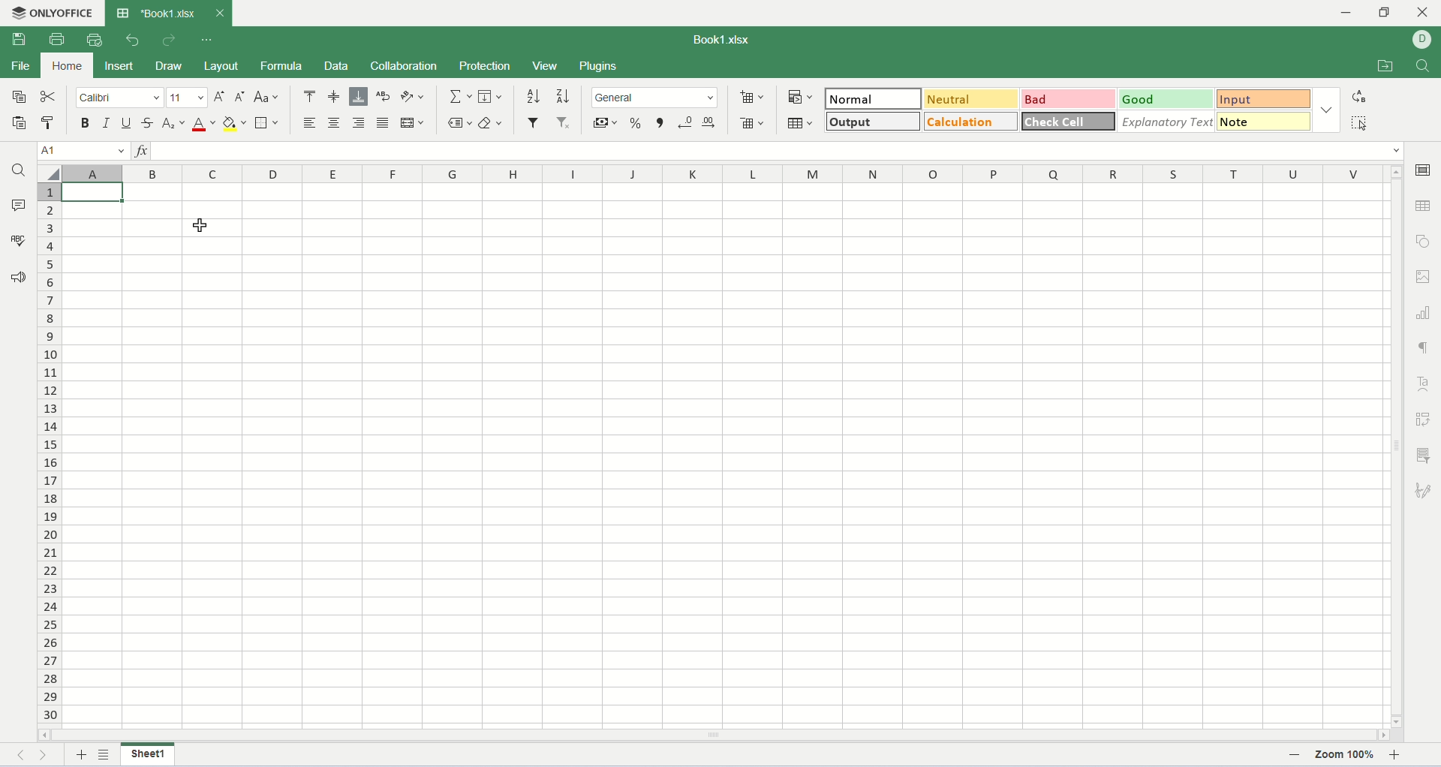 The width and height of the screenshot is (1441, 767). What do you see at coordinates (336, 95) in the screenshot?
I see `align middle` at bounding box center [336, 95].